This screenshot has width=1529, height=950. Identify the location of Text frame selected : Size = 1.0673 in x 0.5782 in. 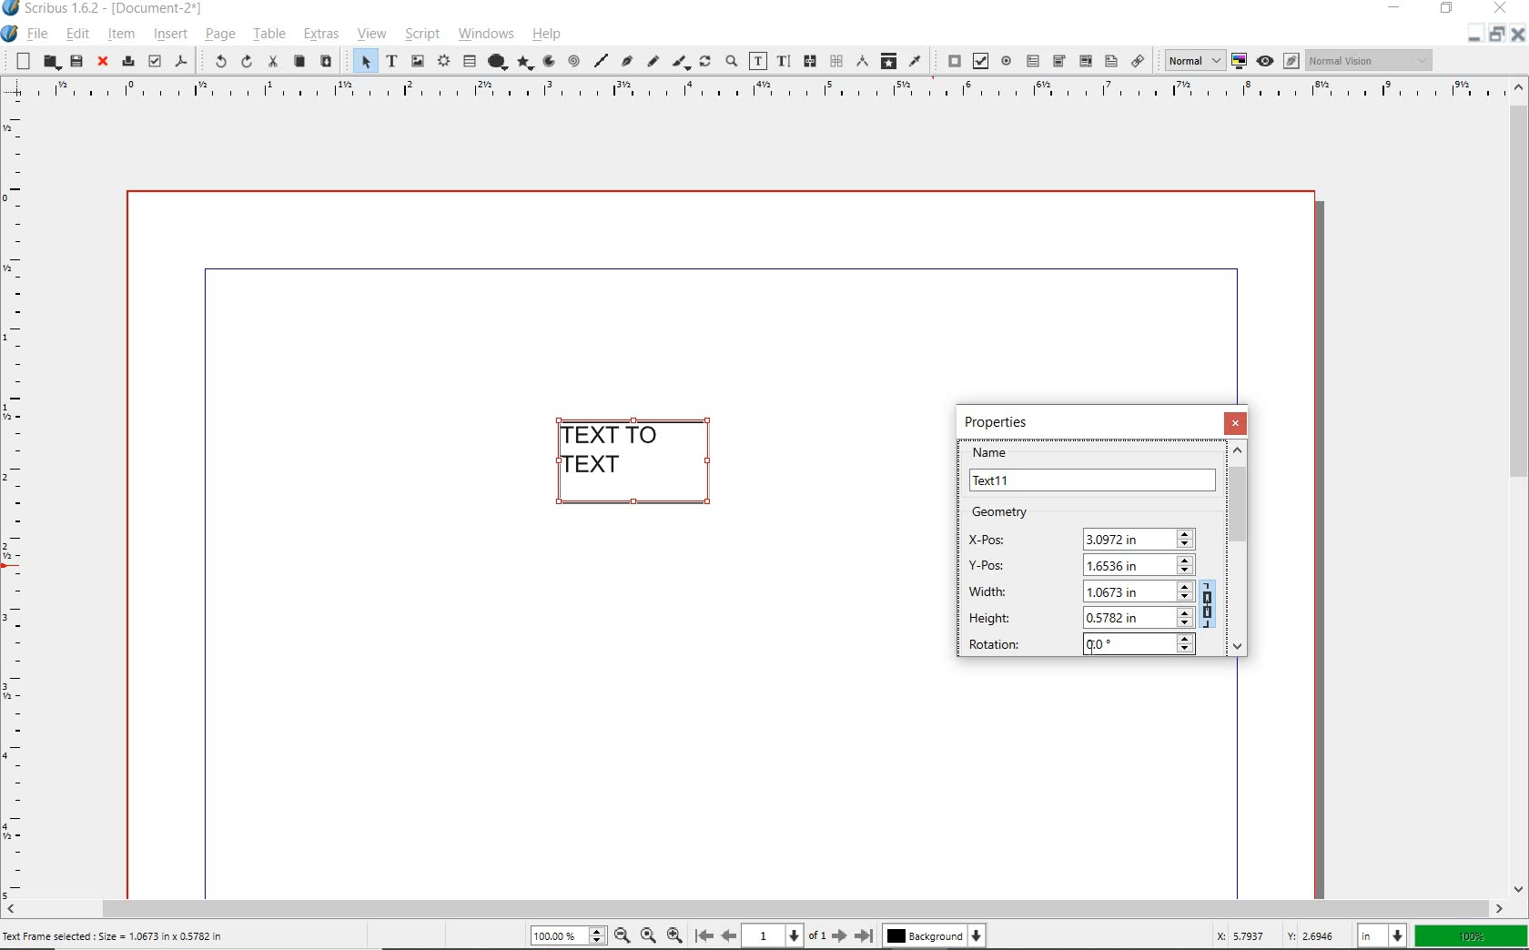
(117, 935).